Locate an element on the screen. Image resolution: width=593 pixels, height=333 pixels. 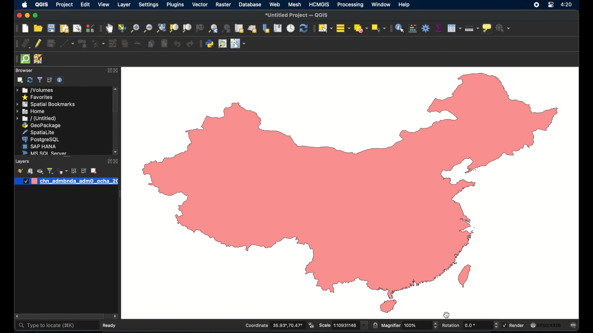
measure line is located at coordinates (471, 28).